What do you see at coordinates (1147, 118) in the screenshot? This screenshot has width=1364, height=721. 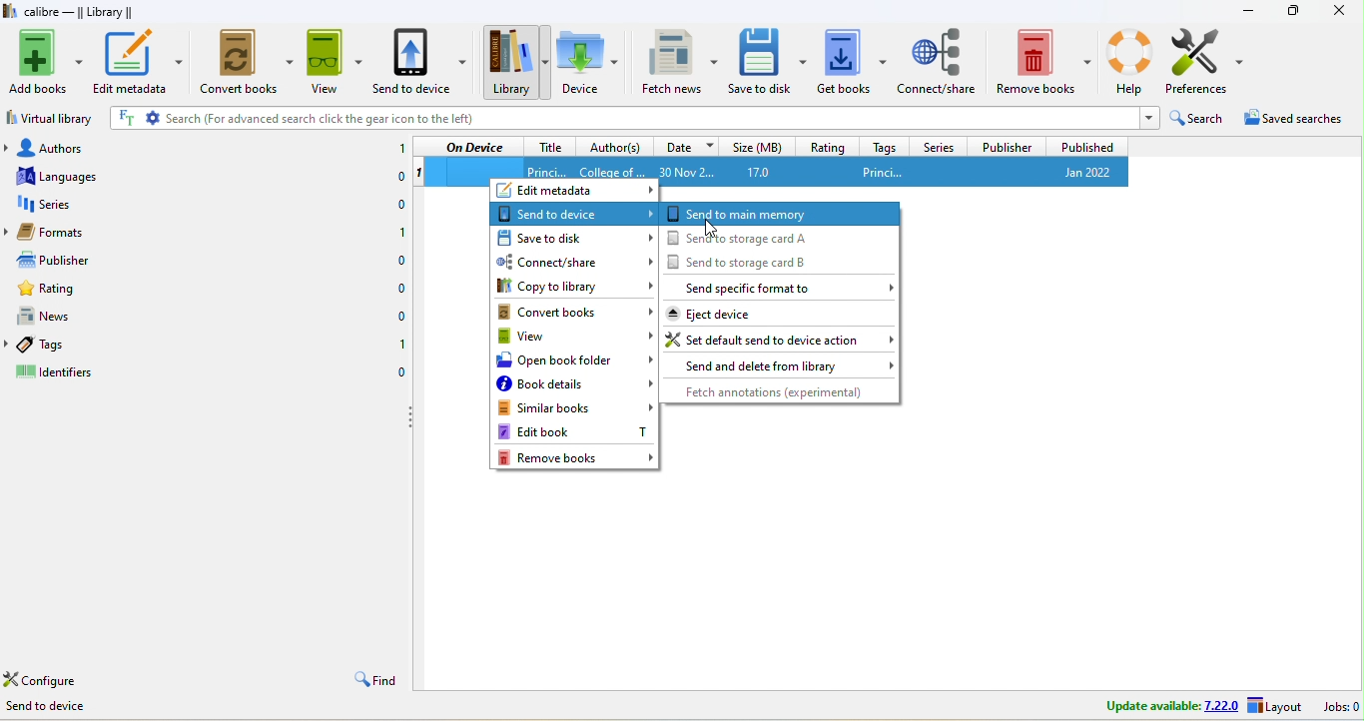 I see `dropdown` at bounding box center [1147, 118].